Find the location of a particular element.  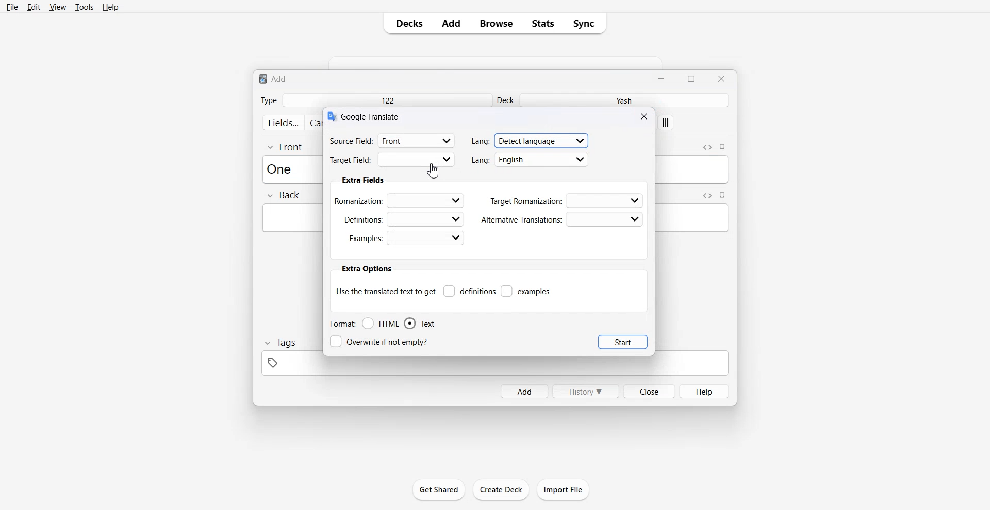

Edit is located at coordinates (34, 7).